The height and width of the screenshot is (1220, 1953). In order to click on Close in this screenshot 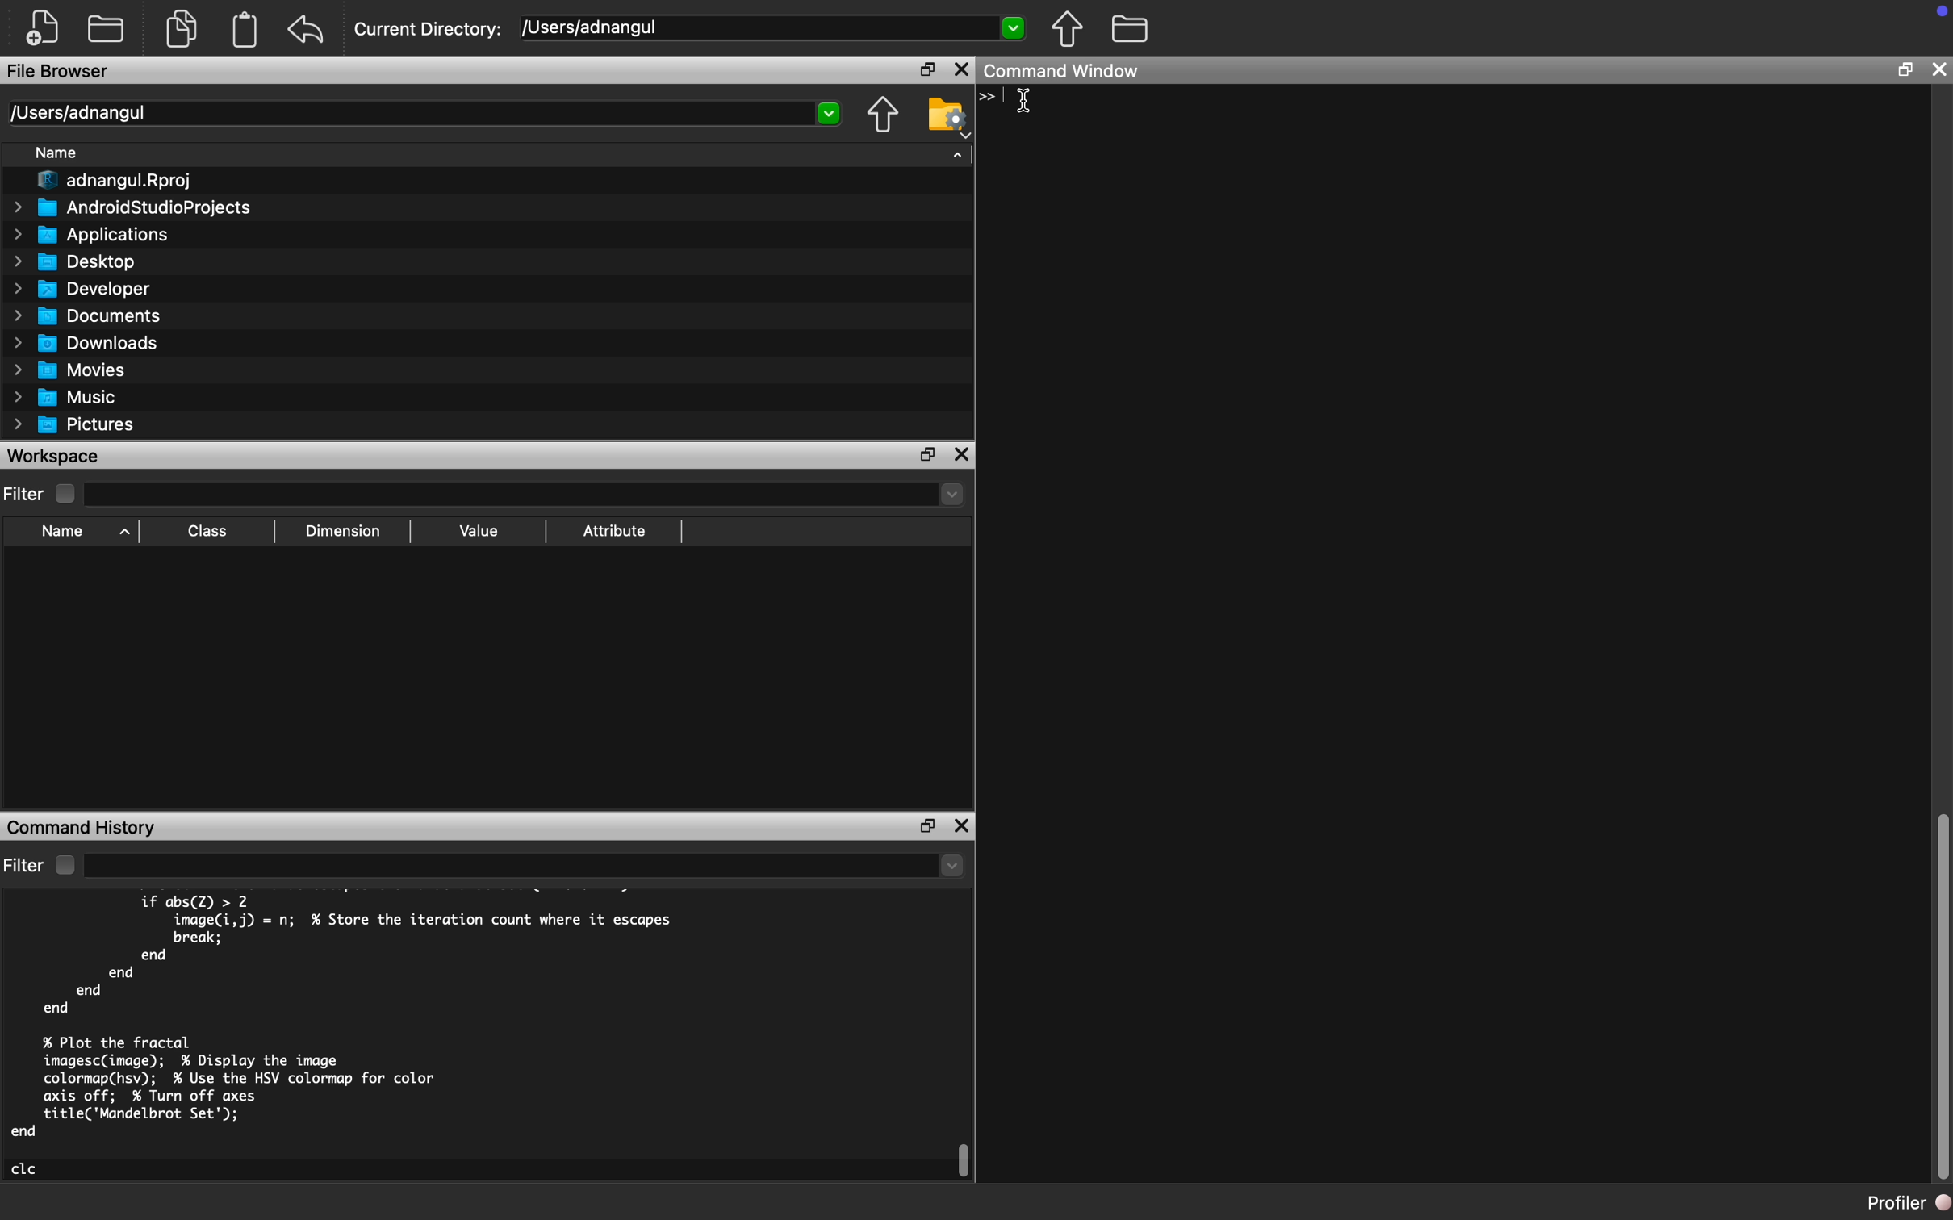, I will do `click(964, 454)`.